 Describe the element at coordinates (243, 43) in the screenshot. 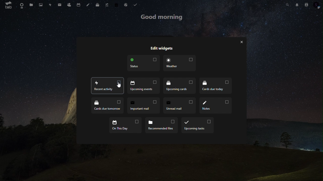

I see `exit` at that location.